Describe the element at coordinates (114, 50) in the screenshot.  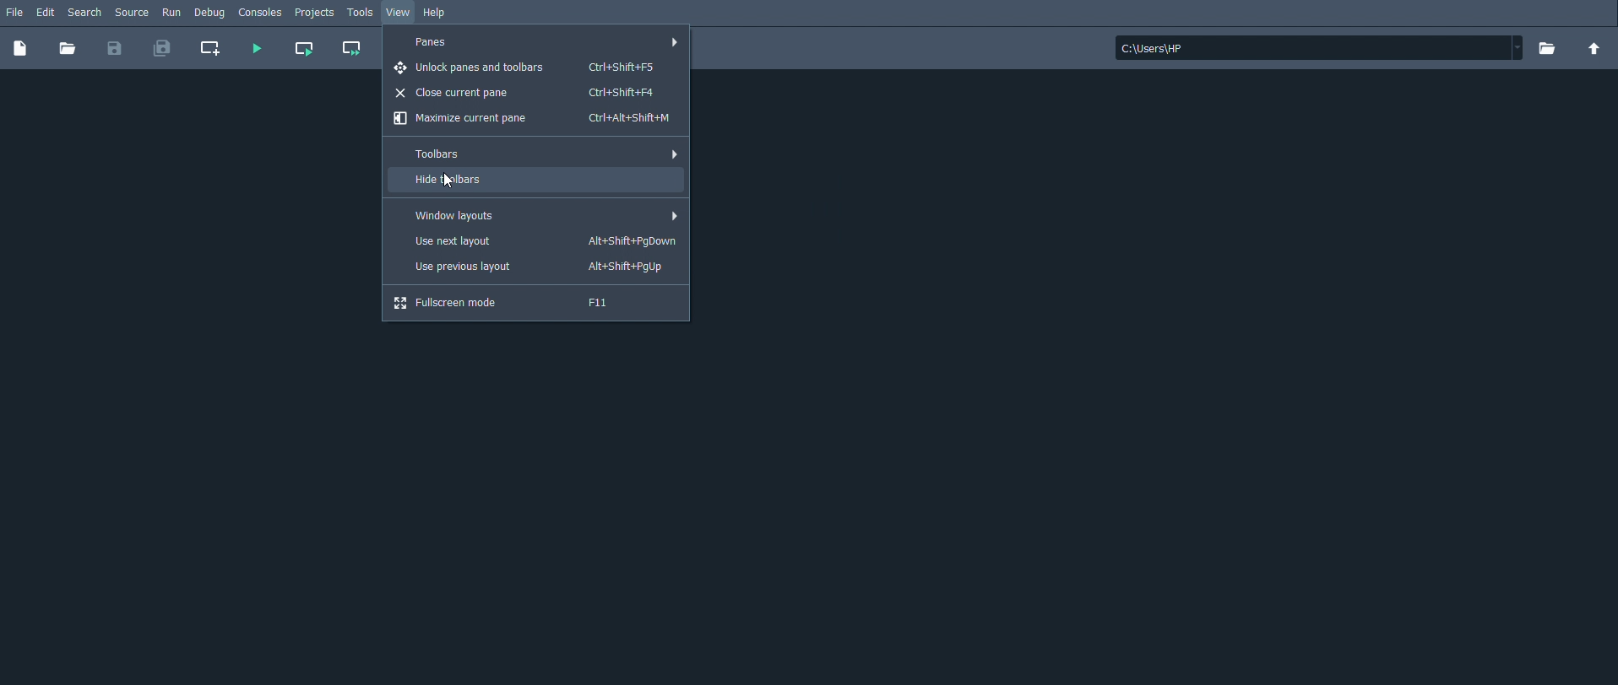
I see `Save file` at that location.